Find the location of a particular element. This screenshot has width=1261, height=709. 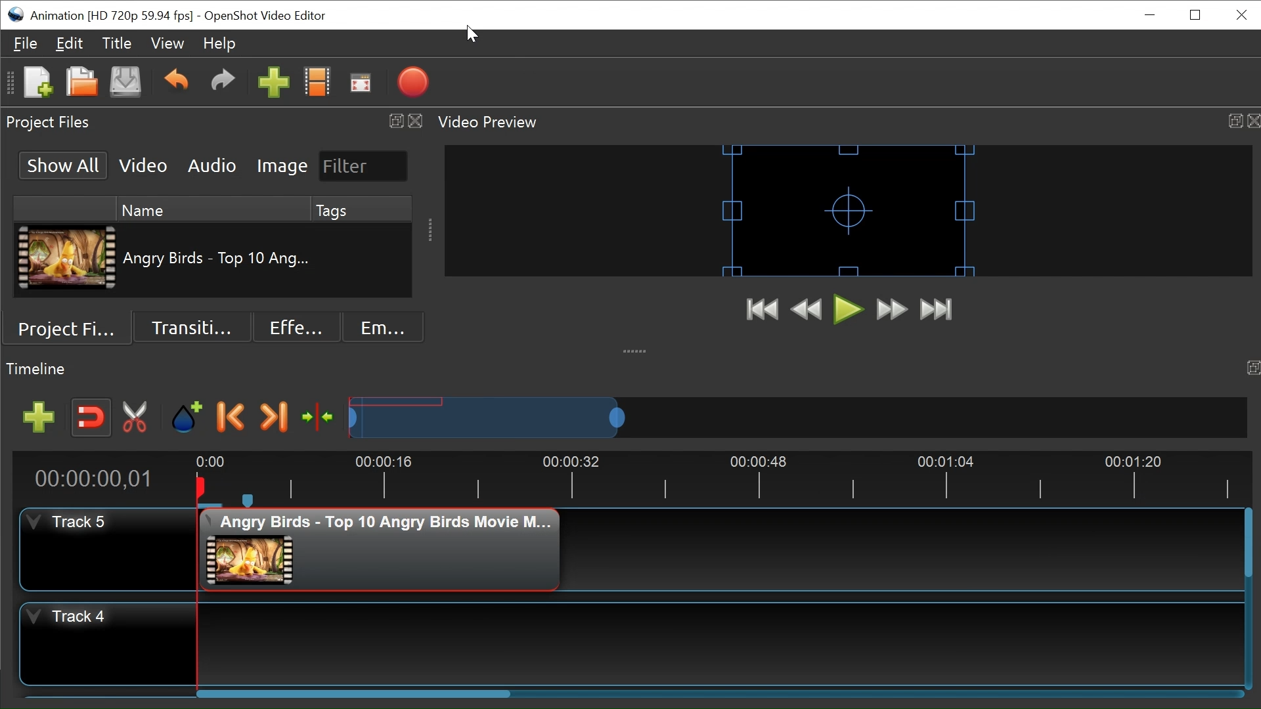

Zoom Slider is located at coordinates (799, 418).